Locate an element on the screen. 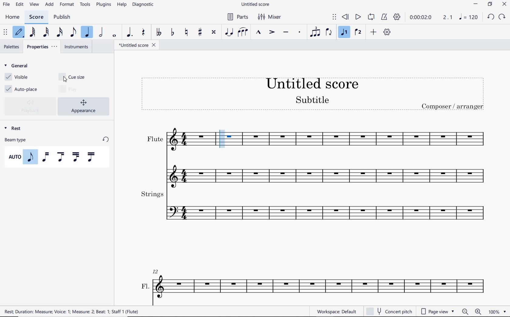  LOOP PLAYBACK is located at coordinates (372, 18).